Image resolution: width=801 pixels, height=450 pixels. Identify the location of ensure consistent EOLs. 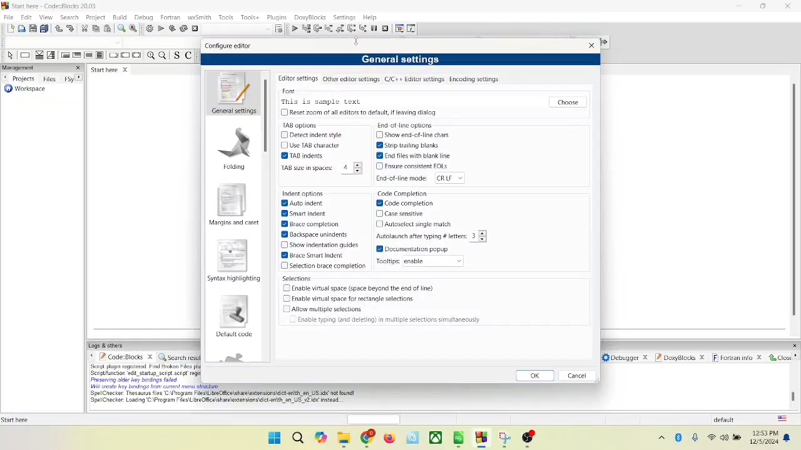
(413, 166).